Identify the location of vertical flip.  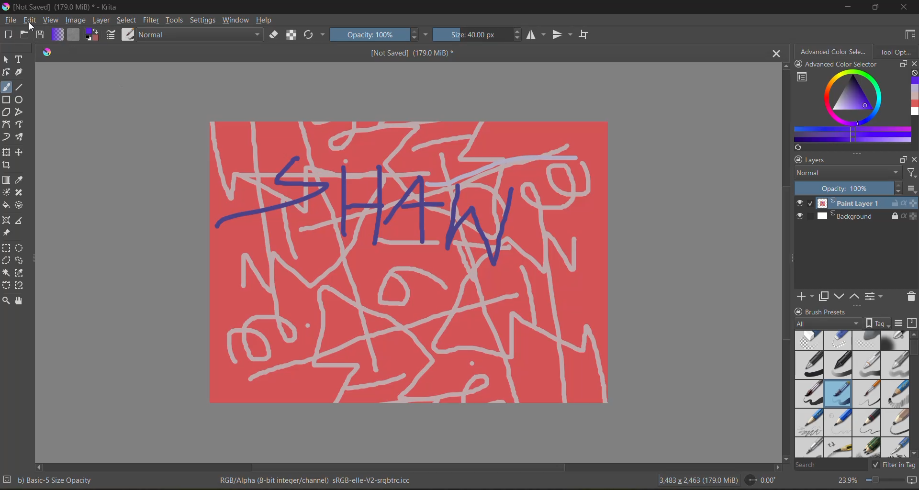
(562, 34).